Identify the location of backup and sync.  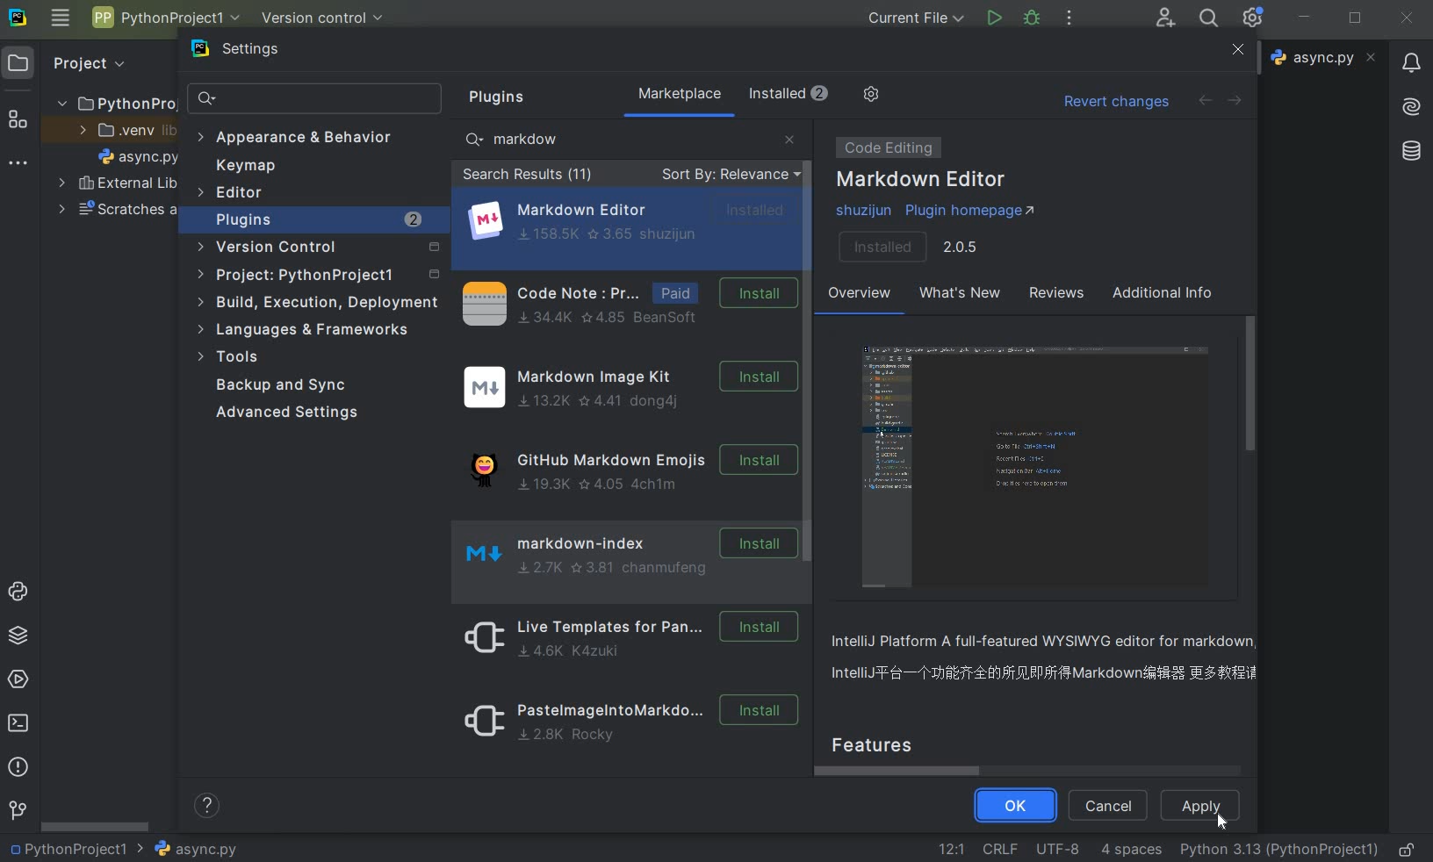
(293, 386).